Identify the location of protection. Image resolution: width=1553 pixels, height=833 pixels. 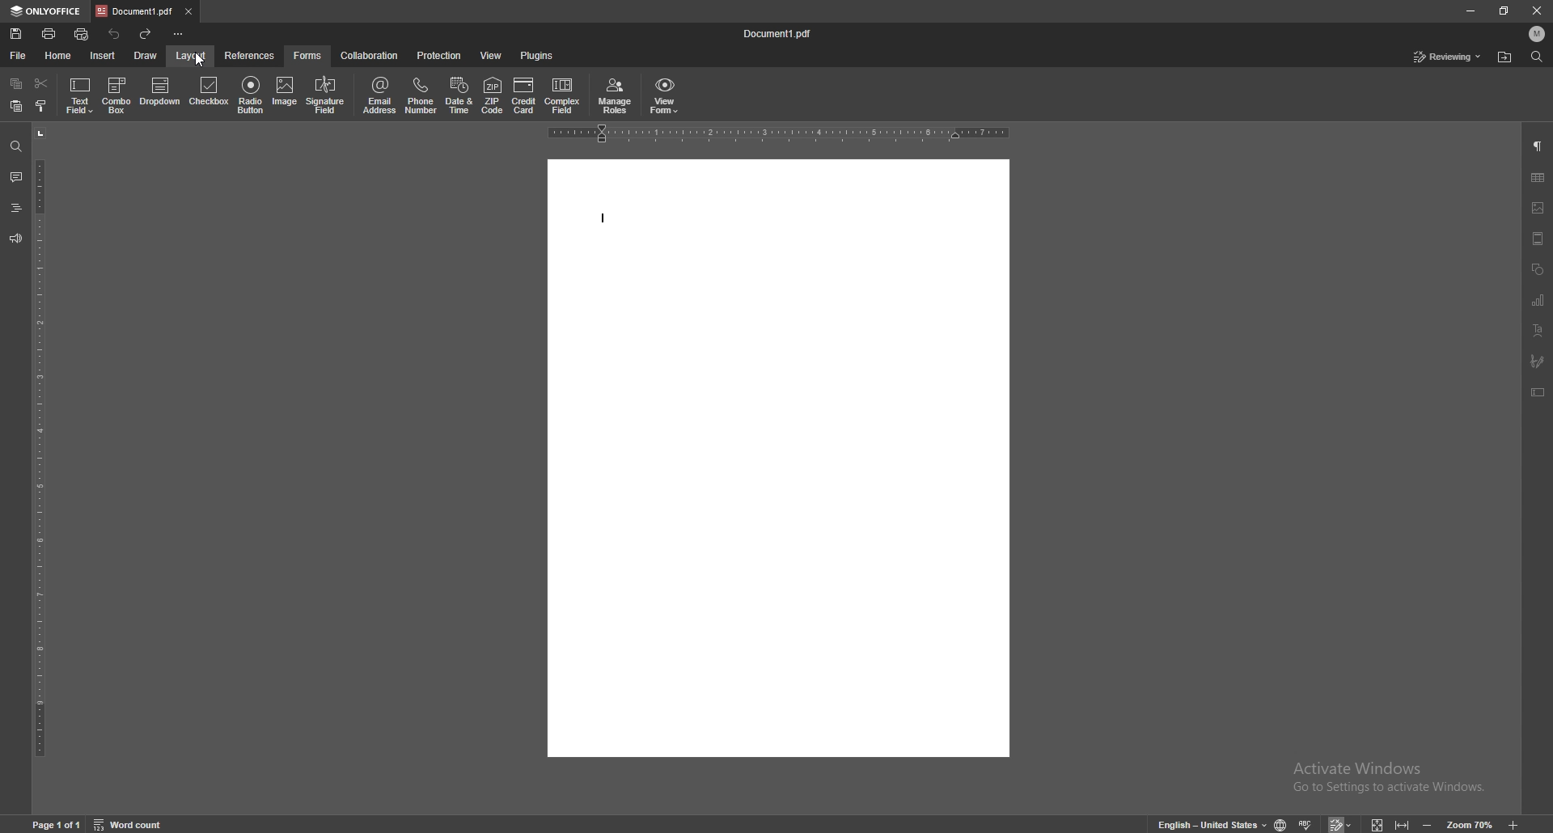
(439, 56).